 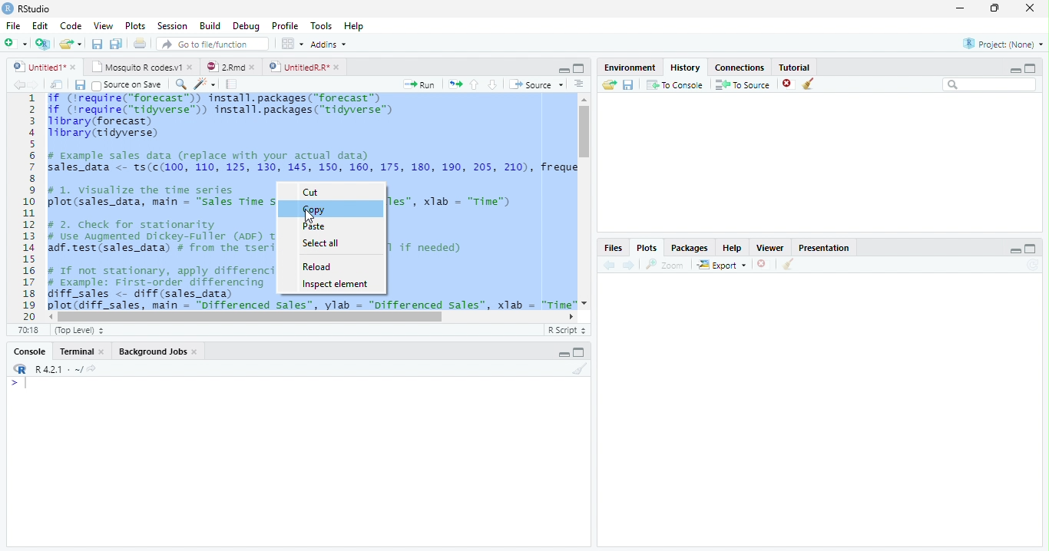 What do you see at coordinates (286, 27) in the screenshot?
I see `Profile` at bounding box center [286, 27].